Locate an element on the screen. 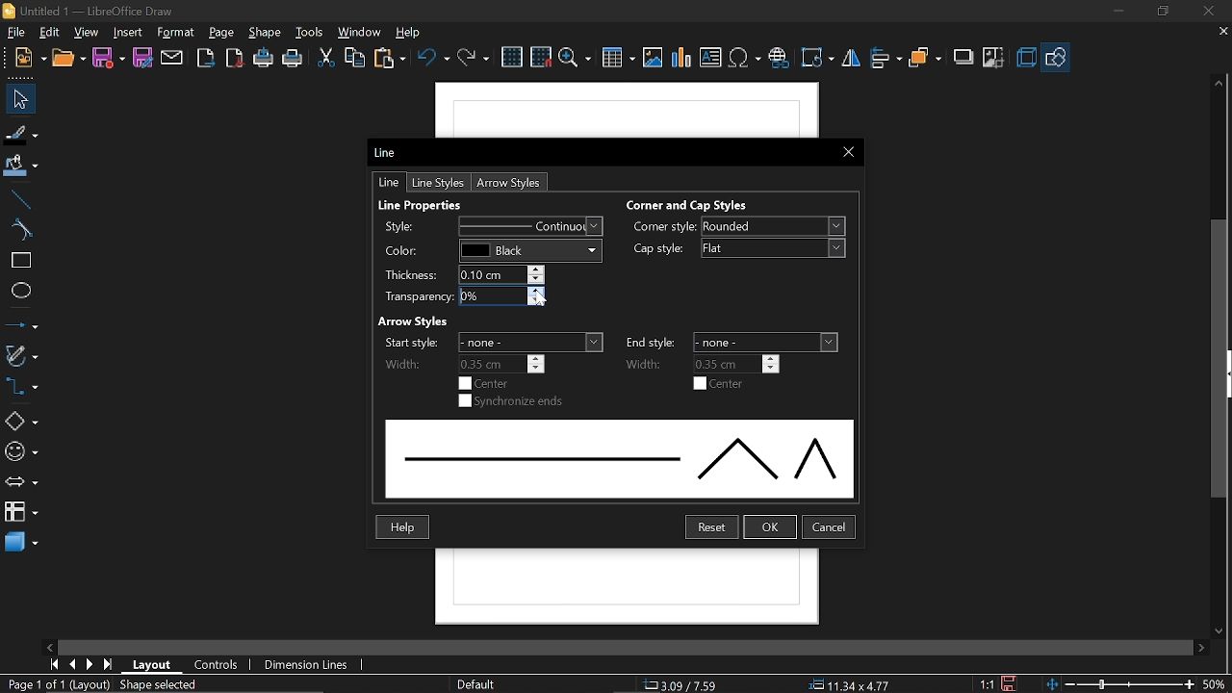  change zoom is located at coordinates (1118, 684).